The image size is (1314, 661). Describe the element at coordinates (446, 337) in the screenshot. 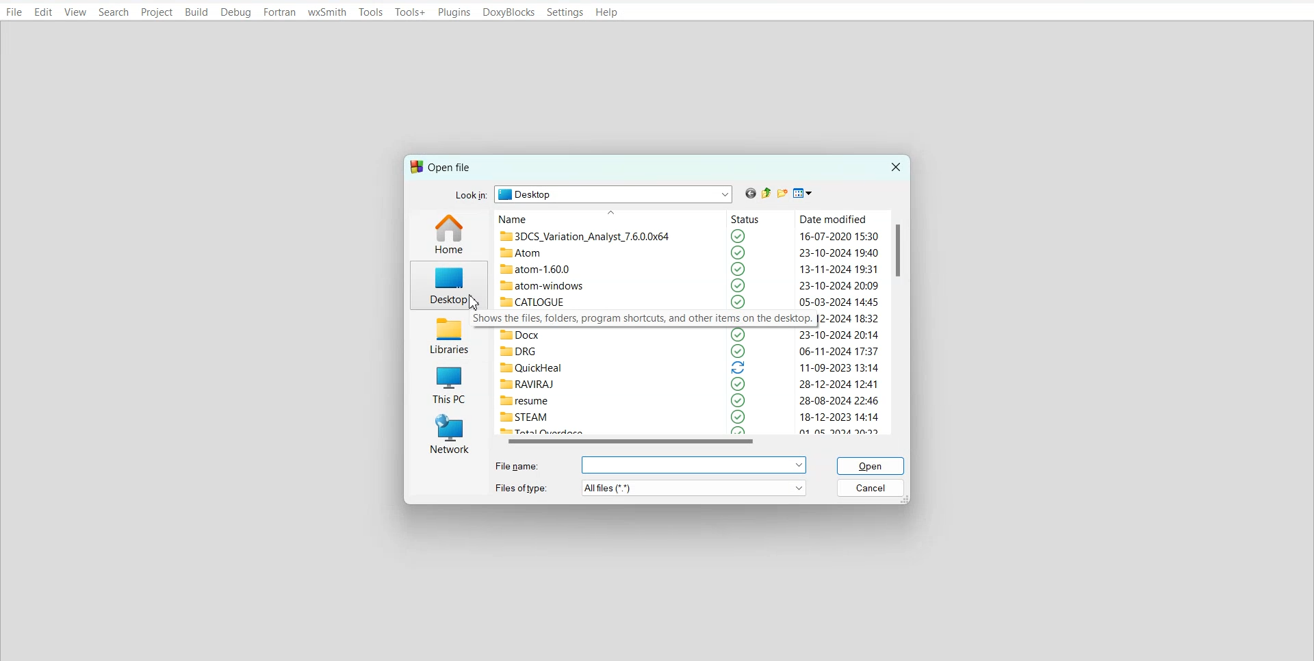

I see `Libraries` at that location.